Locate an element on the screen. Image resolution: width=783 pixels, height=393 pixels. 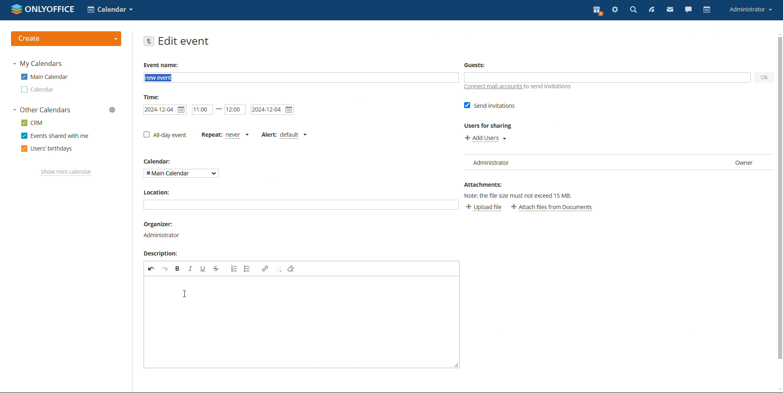
scroll down is located at coordinates (778, 389).